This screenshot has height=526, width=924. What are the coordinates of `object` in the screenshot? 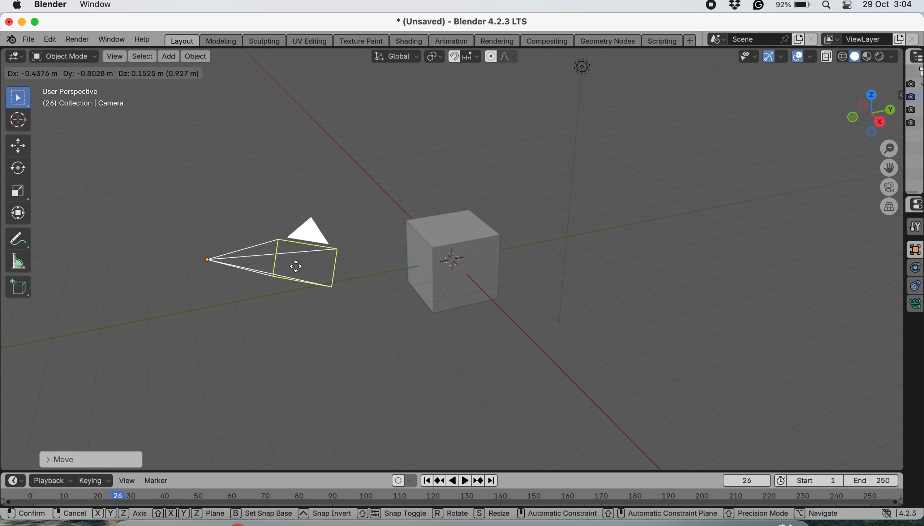 It's located at (195, 56).